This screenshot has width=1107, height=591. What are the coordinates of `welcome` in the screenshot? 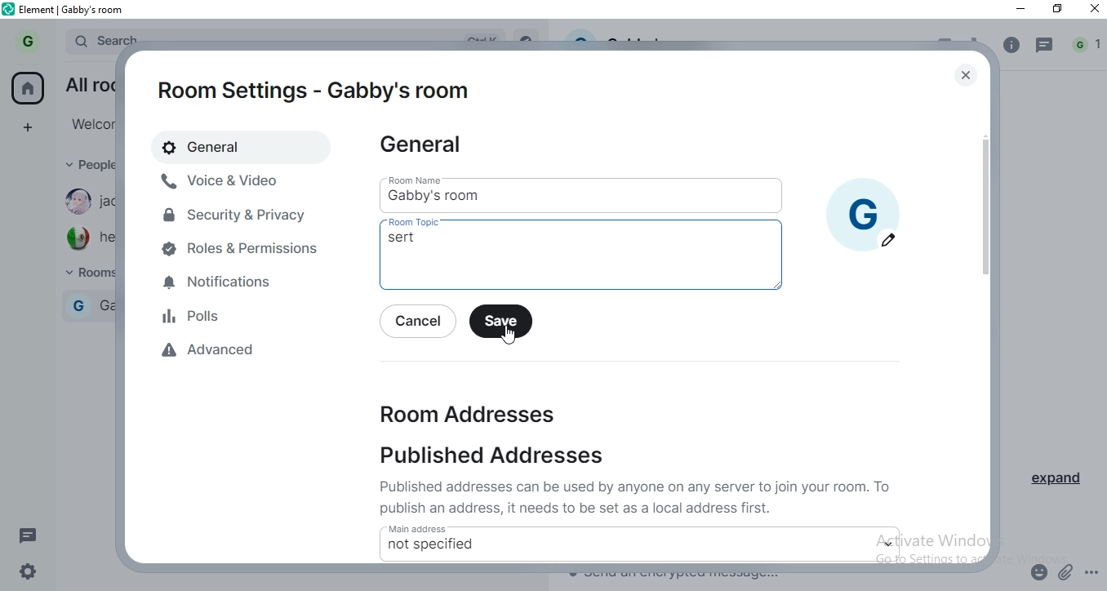 It's located at (88, 123).